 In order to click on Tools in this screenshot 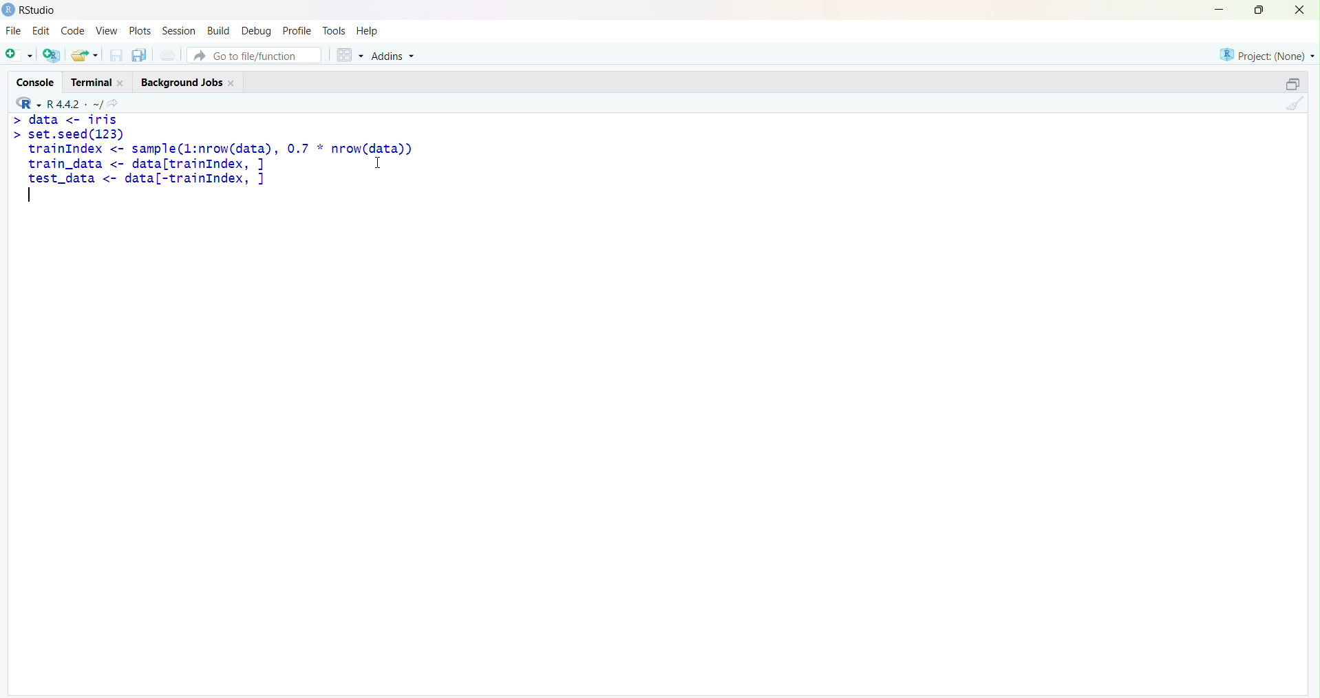, I will do `click(334, 30)`.